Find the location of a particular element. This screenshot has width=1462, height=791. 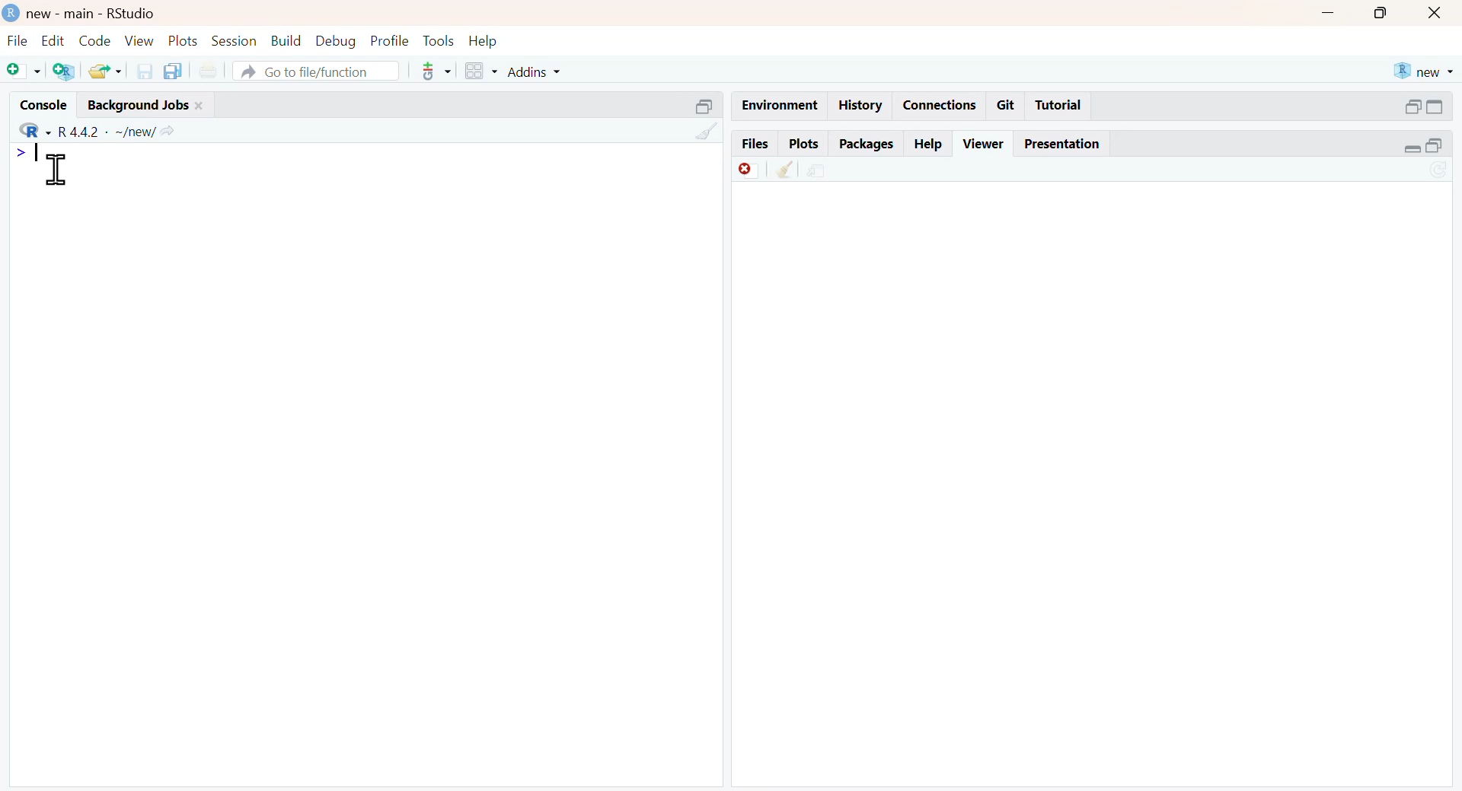

Connections is located at coordinates (943, 106).